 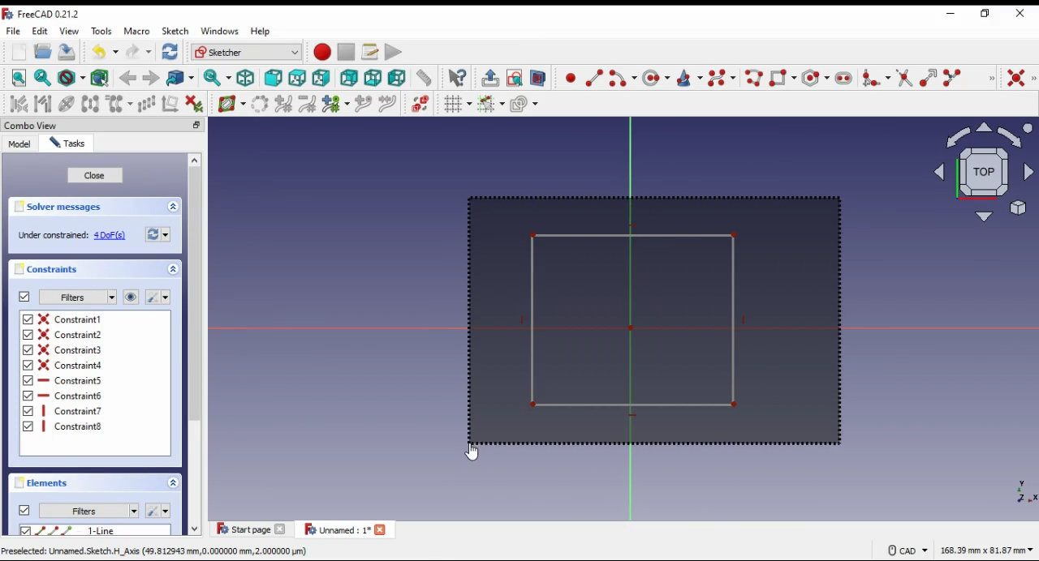 I want to click on undo, so click(x=106, y=52).